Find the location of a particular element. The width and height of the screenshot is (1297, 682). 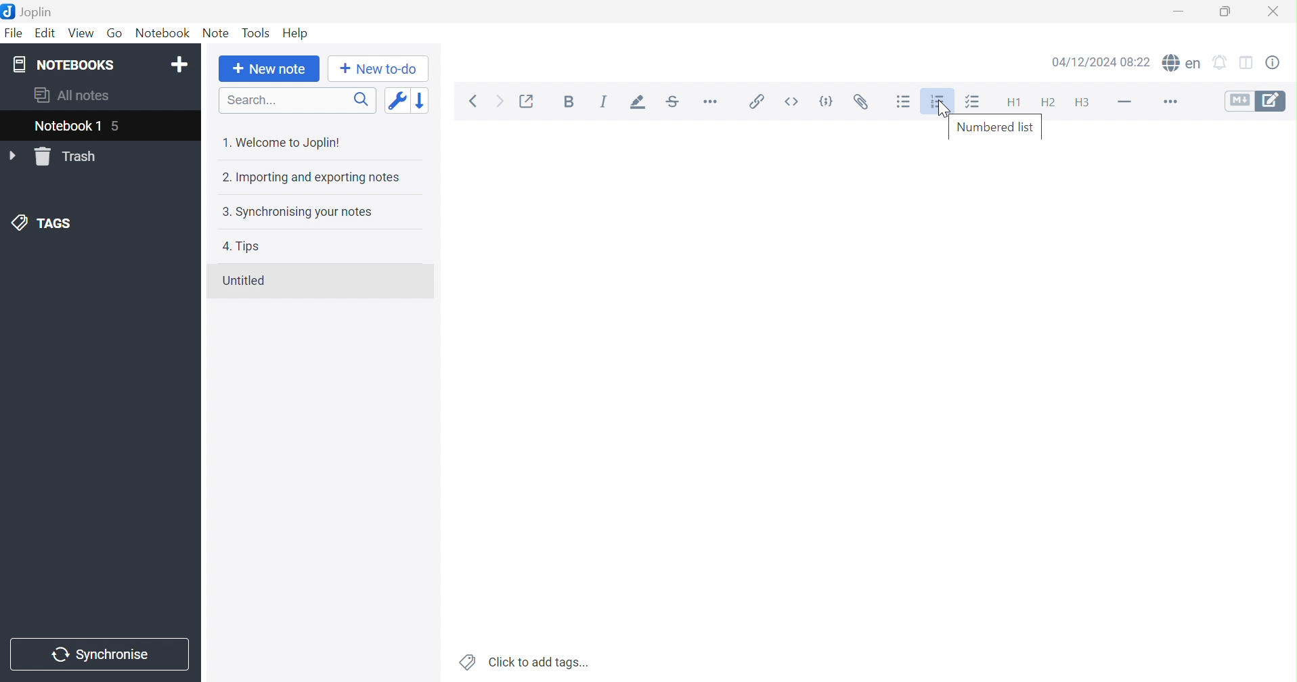

Italic is located at coordinates (604, 101).